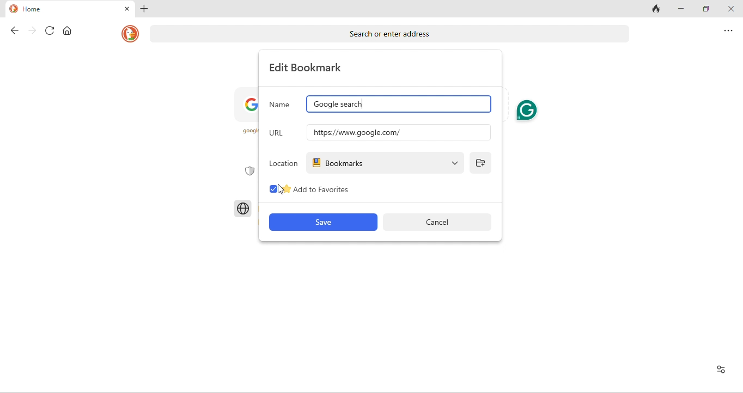  What do you see at coordinates (397, 132) in the screenshot?
I see `https://www.google.com/` at bounding box center [397, 132].